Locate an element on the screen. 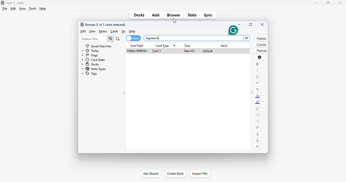 The image size is (346, 182). note types is located at coordinates (94, 69).